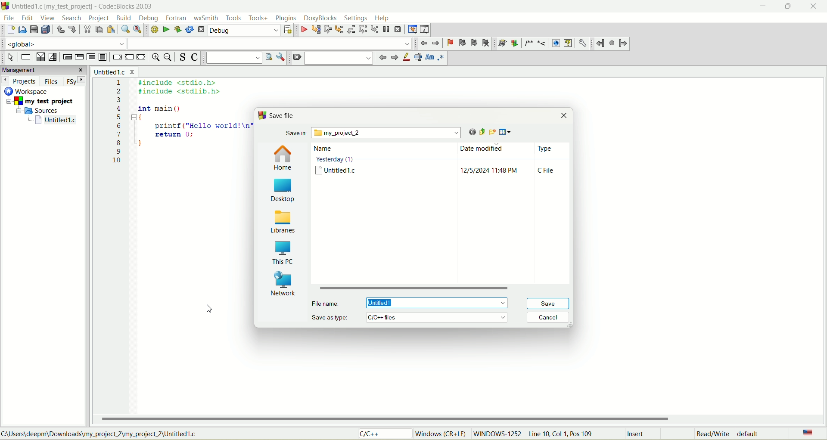 The image size is (827, 440). What do you see at coordinates (169, 58) in the screenshot?
I see `zoom out` at bounding box center [169, 58].